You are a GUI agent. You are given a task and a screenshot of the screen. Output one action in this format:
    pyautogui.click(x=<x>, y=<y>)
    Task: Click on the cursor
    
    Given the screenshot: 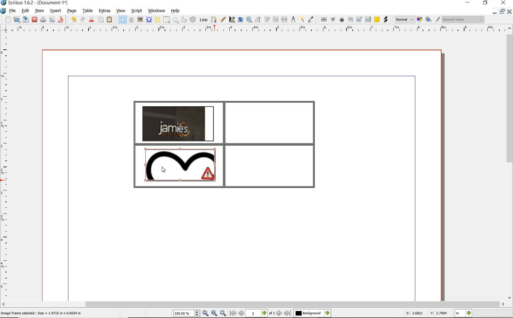 What is the action you would take?
    pyautogui.click(x=163, y=170)
    